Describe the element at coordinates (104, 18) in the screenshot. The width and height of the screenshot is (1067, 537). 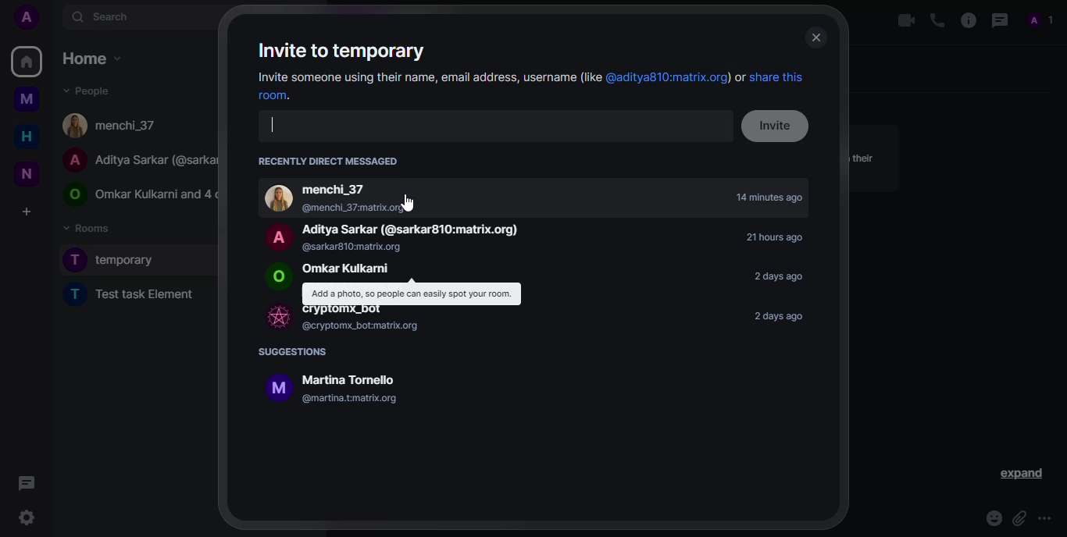
I see `search` at that location.